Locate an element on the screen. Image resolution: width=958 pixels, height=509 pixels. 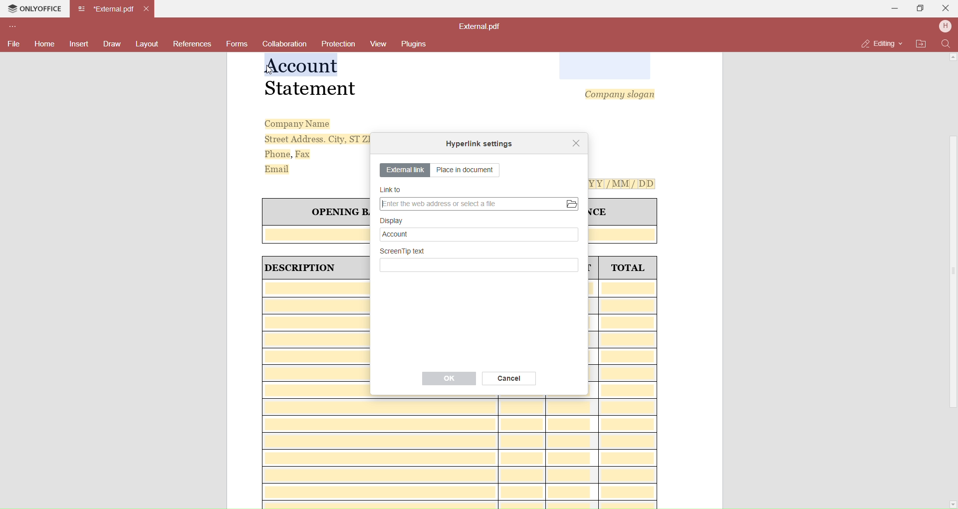
Current open tab is located at coordinates (107, 9).